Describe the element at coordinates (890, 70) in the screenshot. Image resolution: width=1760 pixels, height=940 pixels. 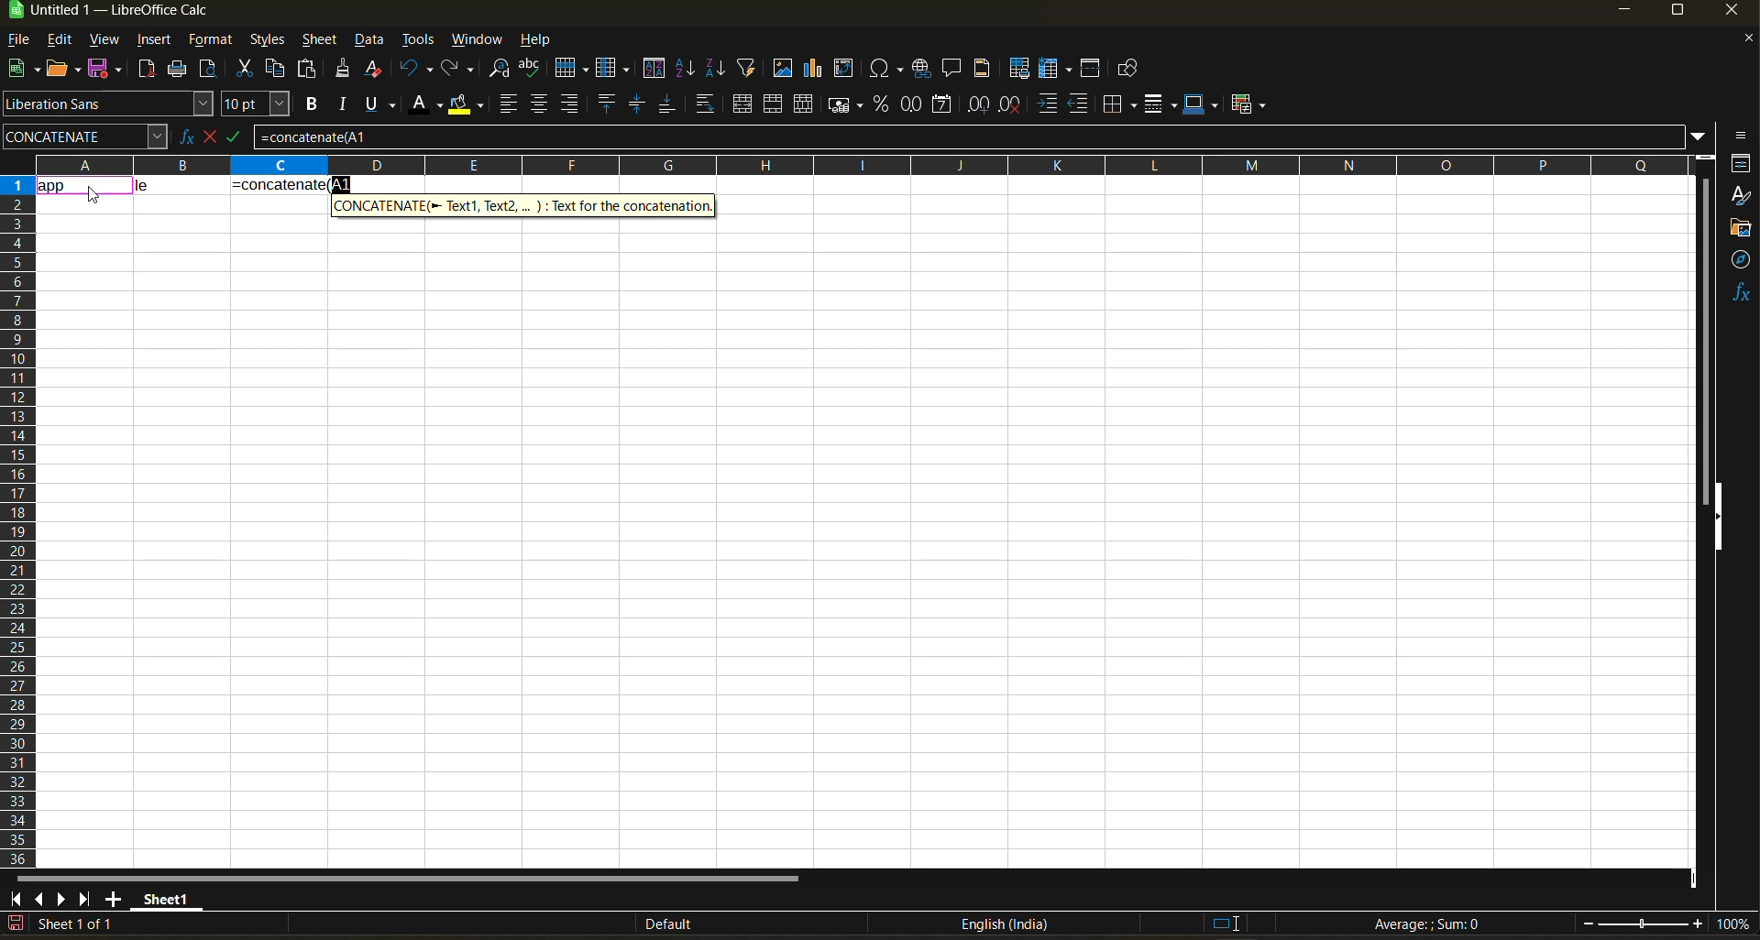
I see `insert special characters` at that location.